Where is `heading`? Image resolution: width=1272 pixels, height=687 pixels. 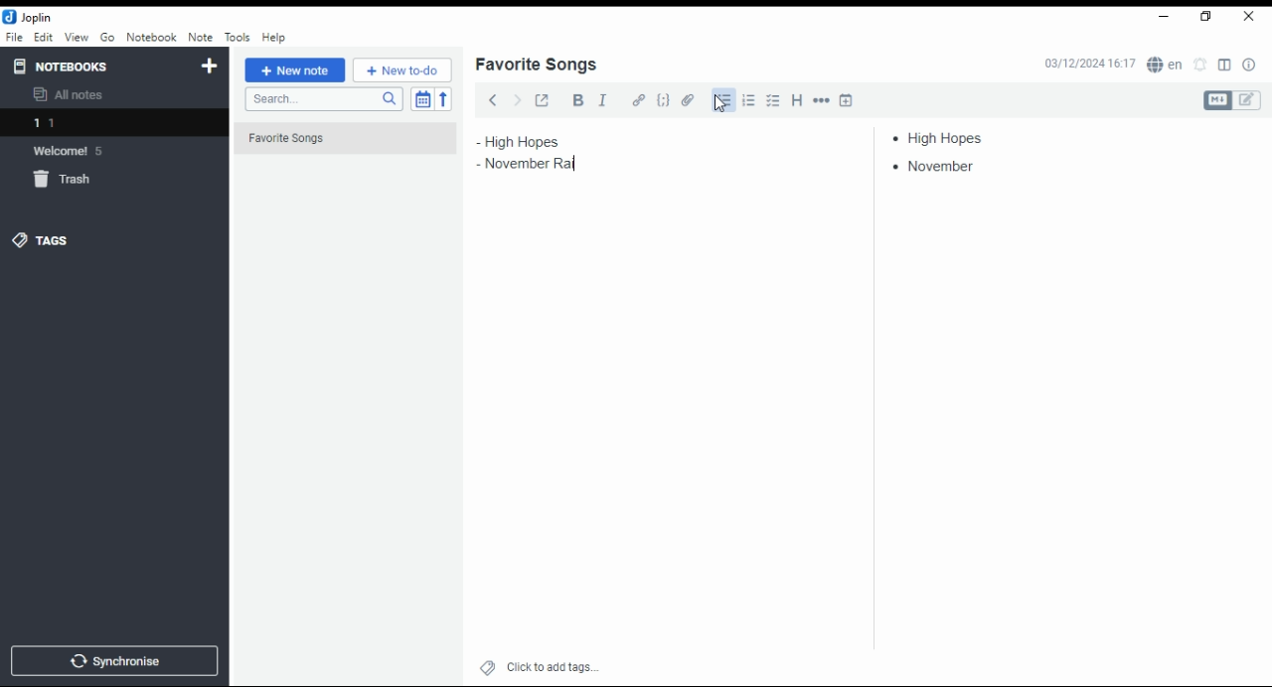
heading is located at coordinates (798, 98).